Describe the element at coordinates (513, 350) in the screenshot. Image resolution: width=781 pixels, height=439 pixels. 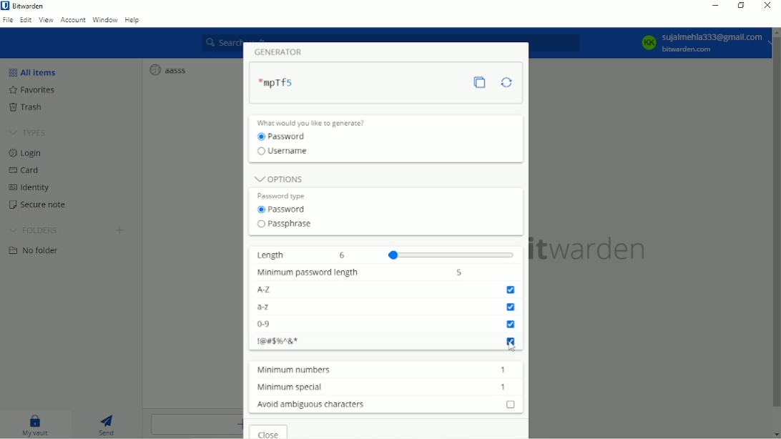
I see `cursor` at that location.